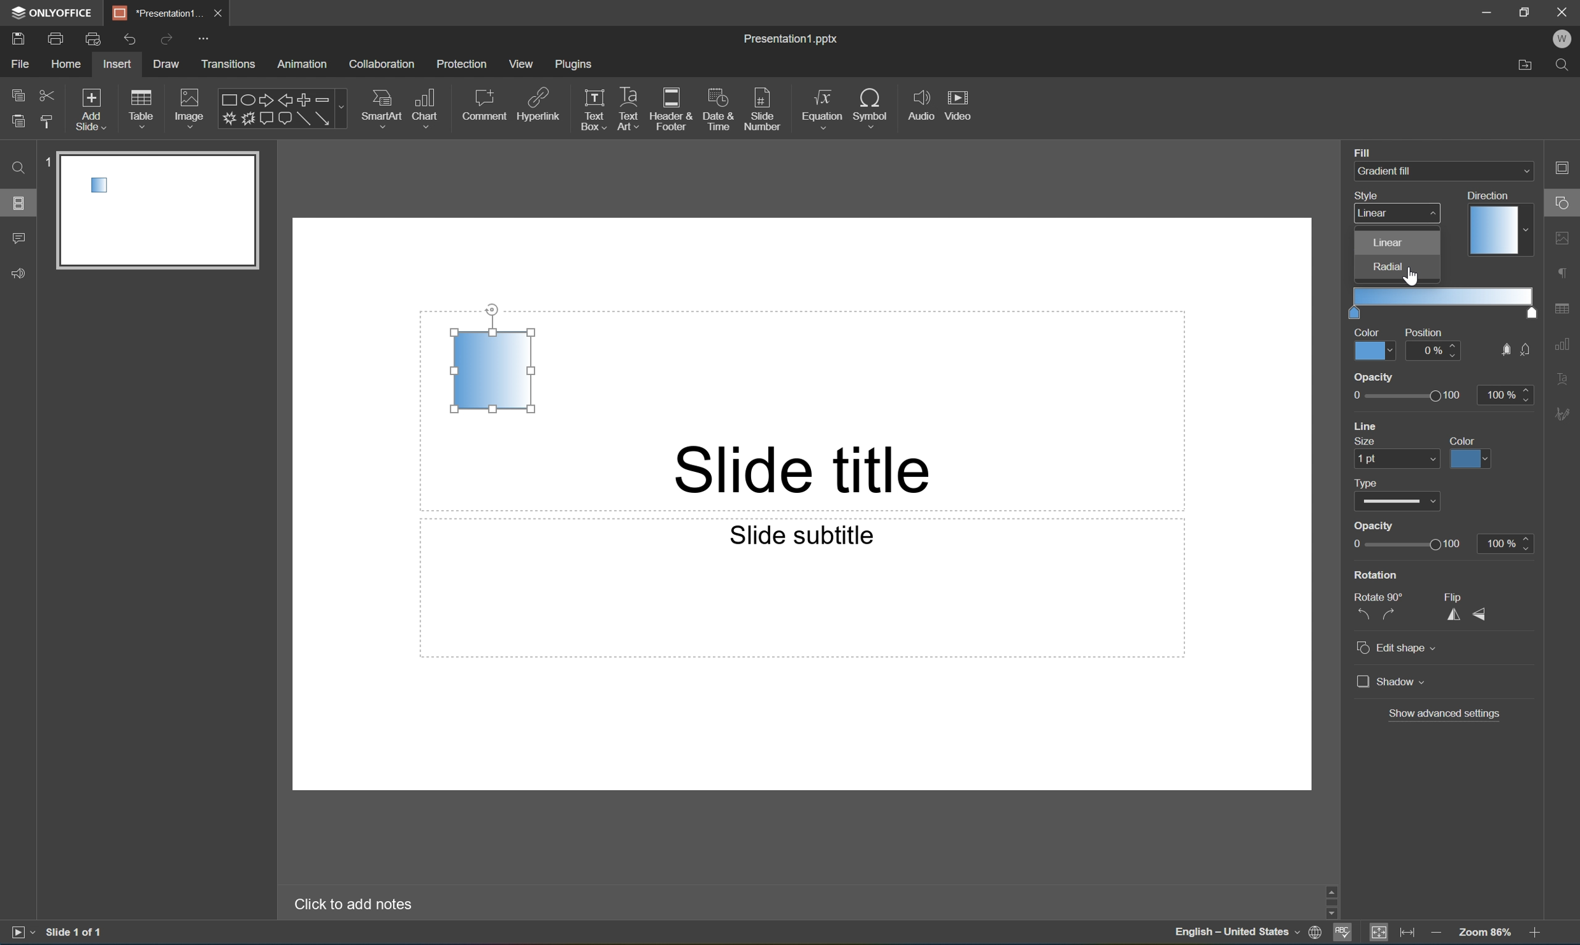  What do you see at coordinates (424, 106) in the screenshot?
I see `Chart` at bounding box center [424, 106].